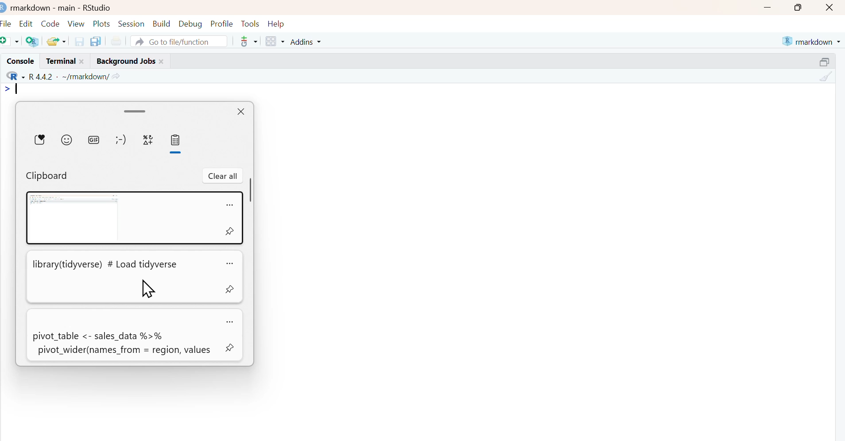  What do you see at coordinates (19, 61) in the screenshot?
I see `Console` at bounding box center [19, 61].